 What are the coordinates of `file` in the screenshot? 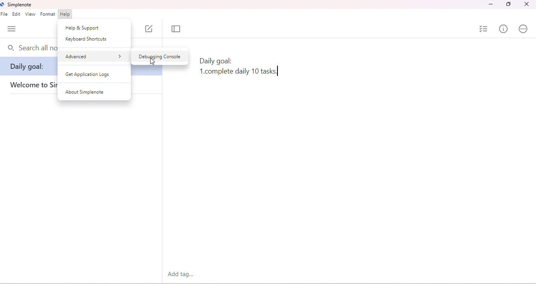 It's located at (5, 15).